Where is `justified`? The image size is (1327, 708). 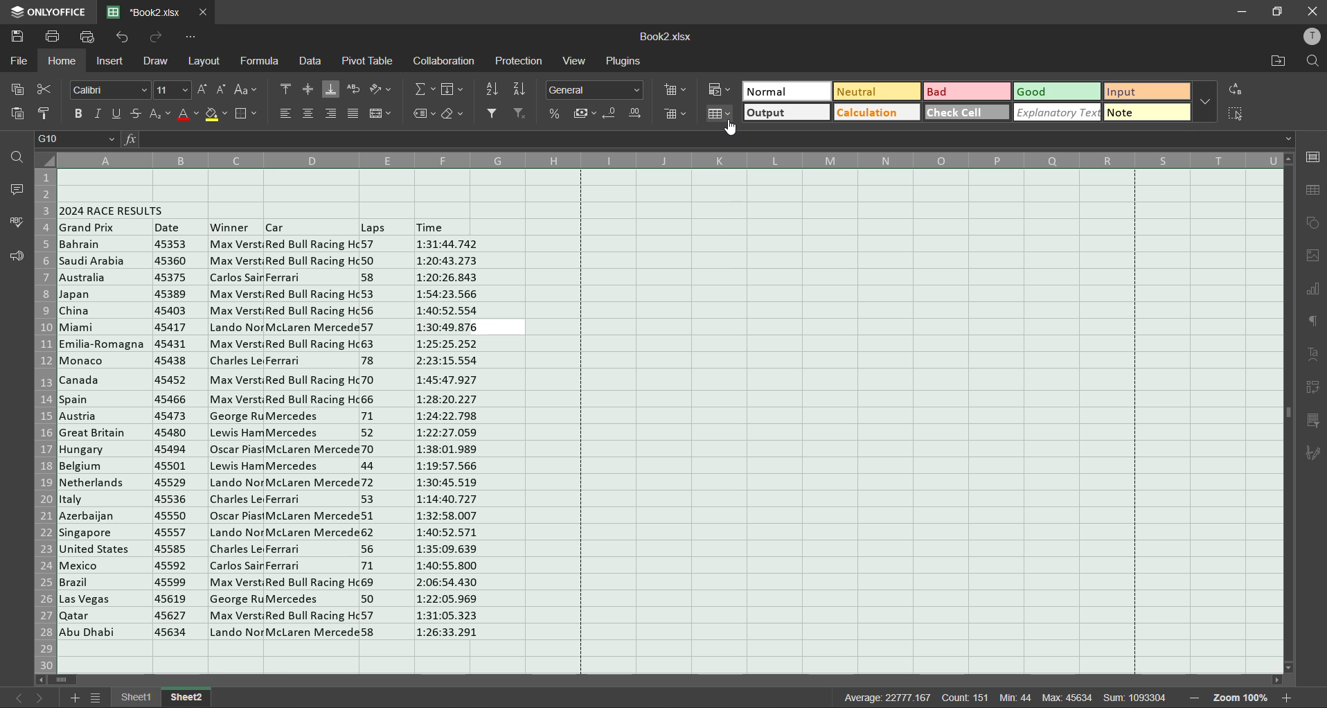 justified is located at coordinates (353, 112).